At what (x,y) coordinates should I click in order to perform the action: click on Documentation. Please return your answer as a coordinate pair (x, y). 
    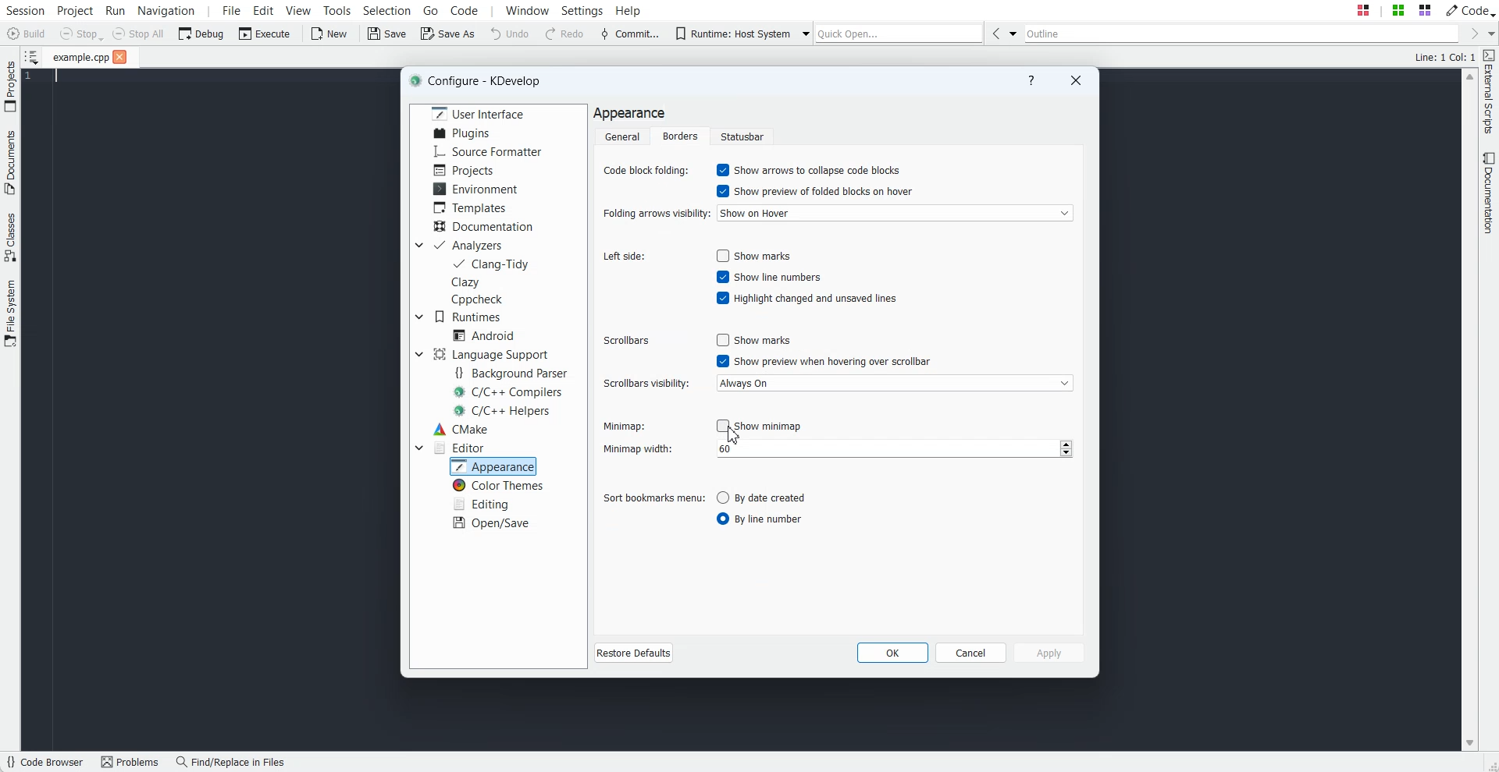
    Looking at the image, I should click on (1490, 193).